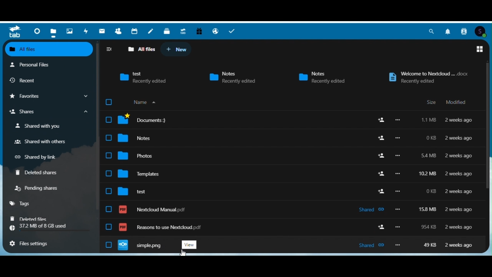  Describe the element at coordinates (429, 103) in the screenshot. I see `Size` at that location.